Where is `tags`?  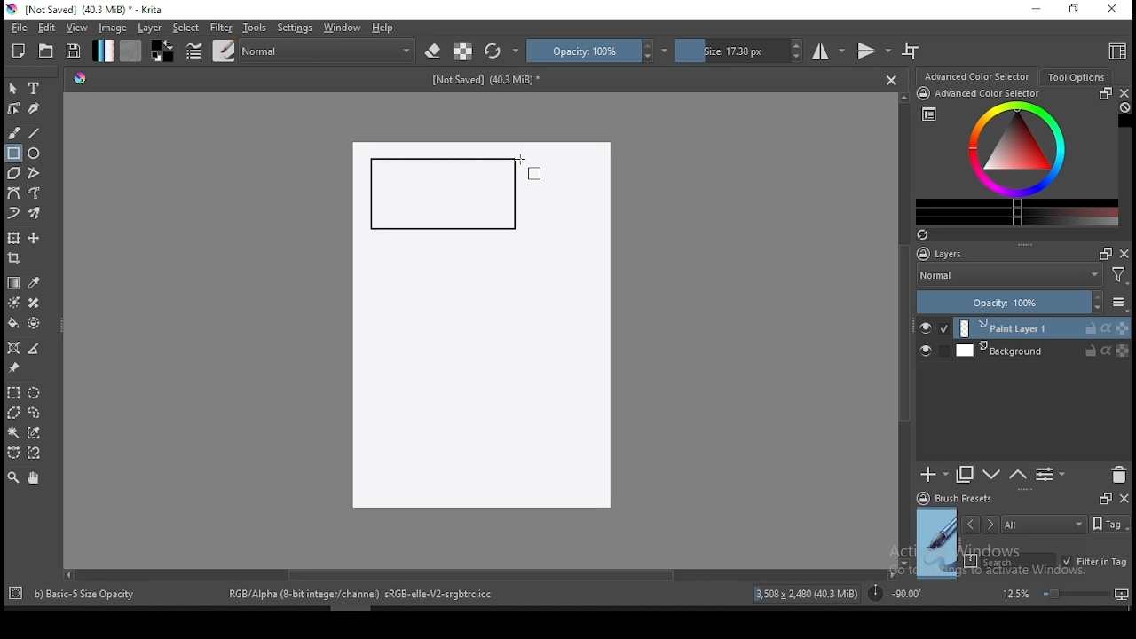 tags is located at coordinates (1044, 524).